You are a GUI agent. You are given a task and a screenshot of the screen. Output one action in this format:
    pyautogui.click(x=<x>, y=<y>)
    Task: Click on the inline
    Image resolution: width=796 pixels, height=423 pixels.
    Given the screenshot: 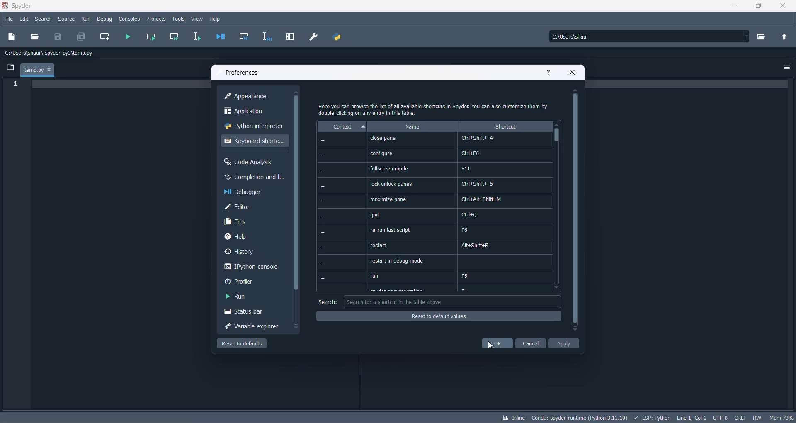 What is the action you would take?
    pyautogui.click(x=513, y=417)
    